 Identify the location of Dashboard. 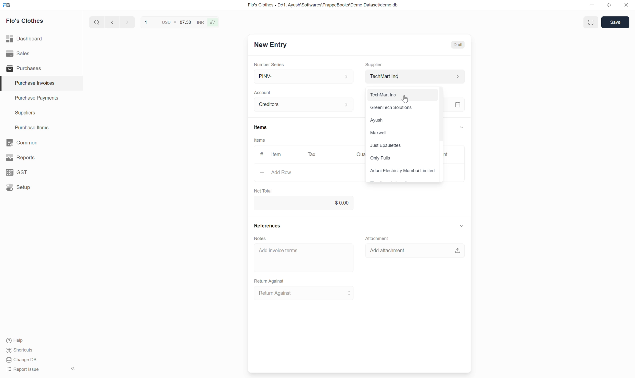
(25, 37).